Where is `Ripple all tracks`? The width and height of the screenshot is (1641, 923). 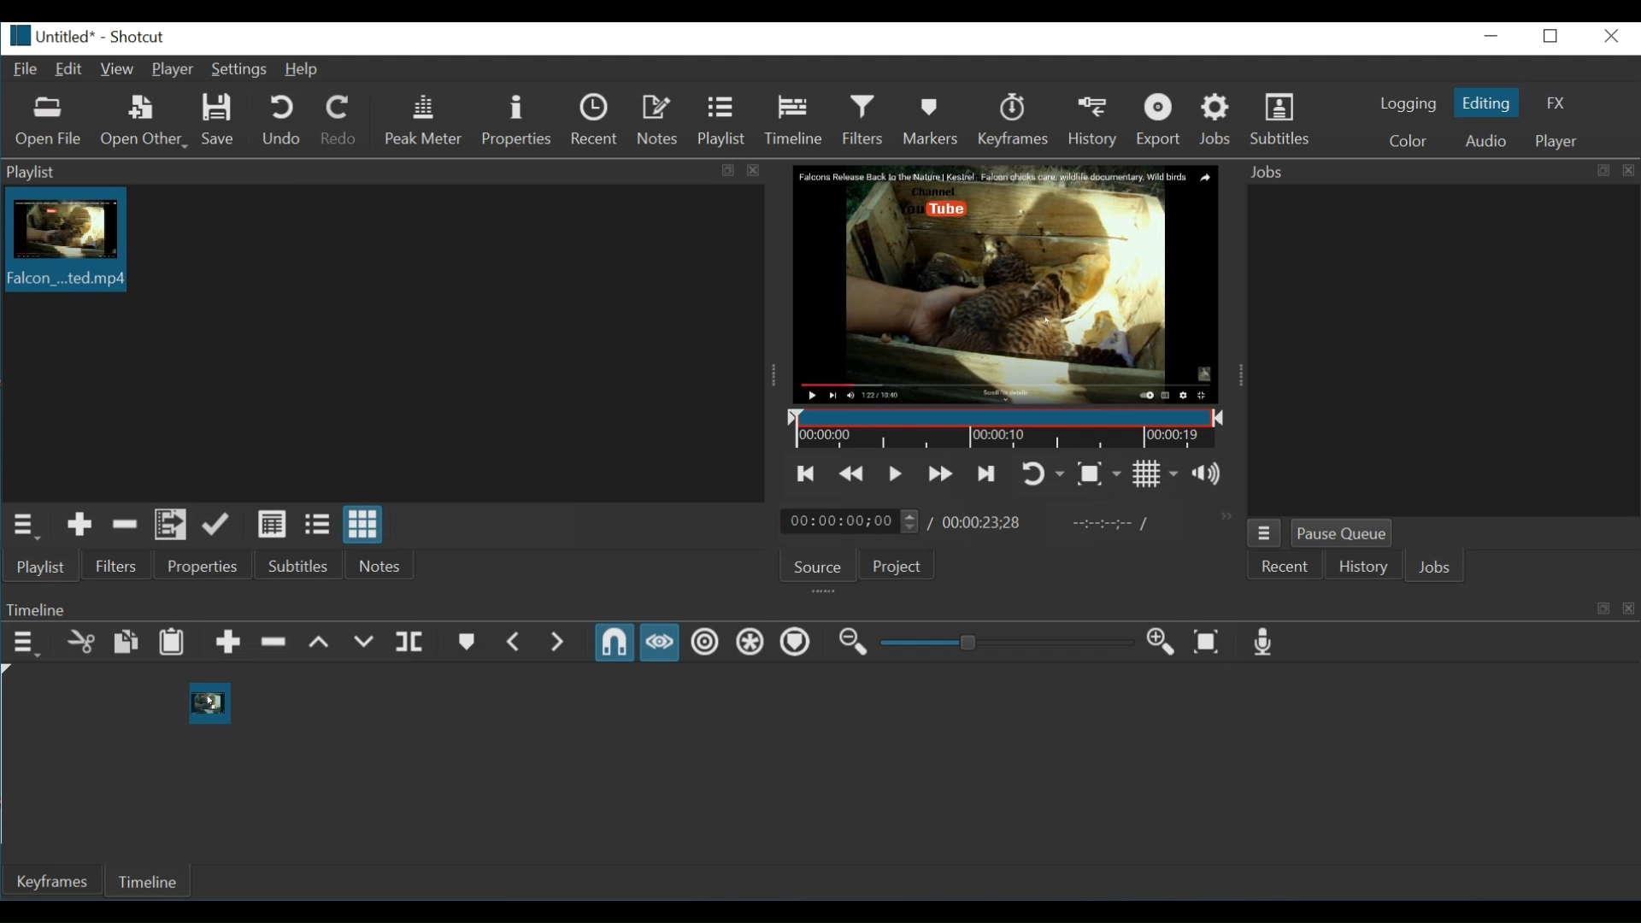
Ripple all tracks is located at coordinates (747, 641).